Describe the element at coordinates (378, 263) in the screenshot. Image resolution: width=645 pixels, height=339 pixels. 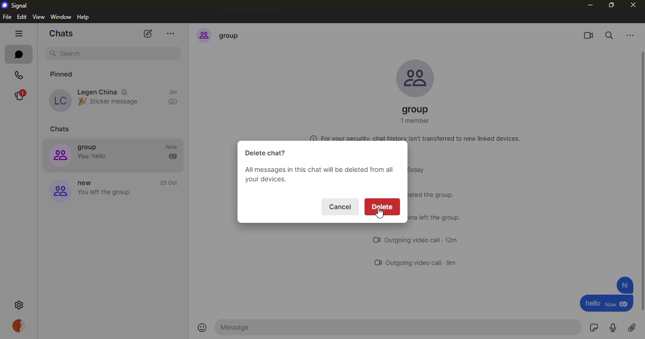
I see `video call logo` at that location.